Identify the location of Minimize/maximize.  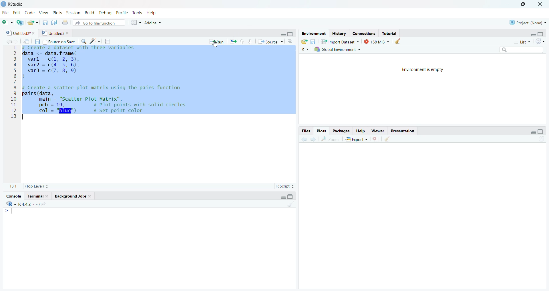
(536, 131).